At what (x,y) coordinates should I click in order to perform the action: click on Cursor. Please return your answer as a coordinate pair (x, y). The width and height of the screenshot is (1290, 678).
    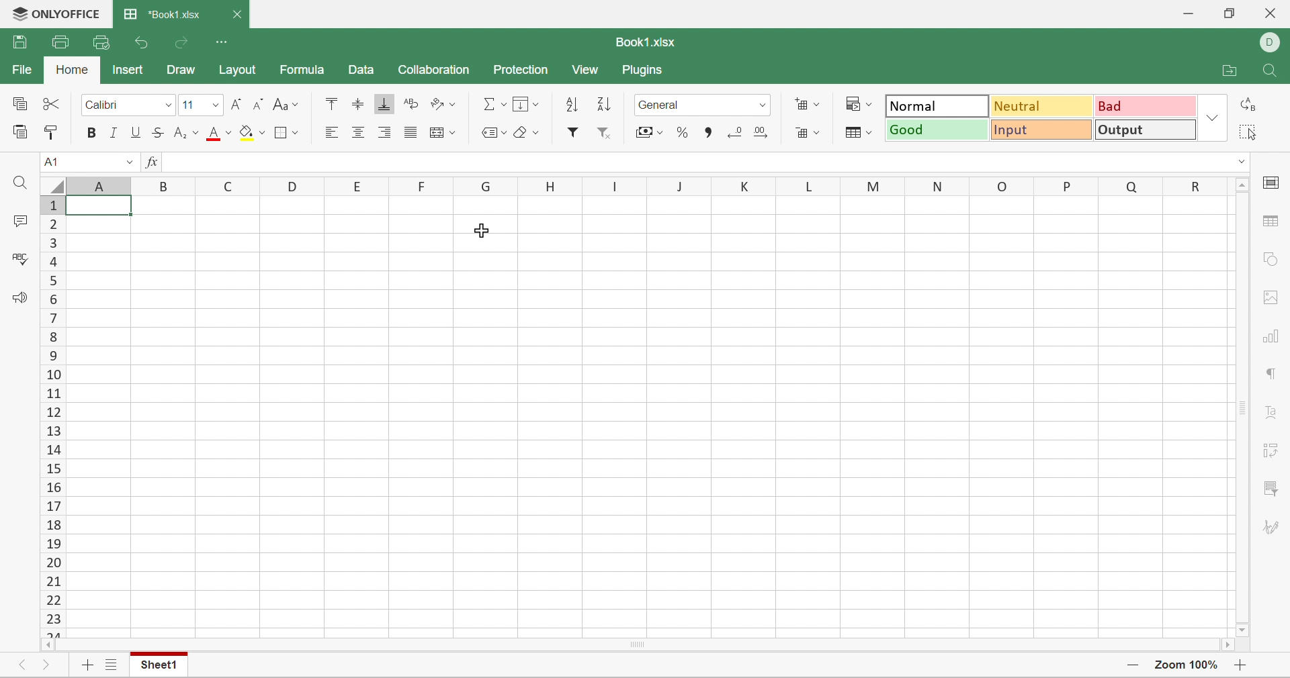
    Looking at the image, I should click on (483, 230).